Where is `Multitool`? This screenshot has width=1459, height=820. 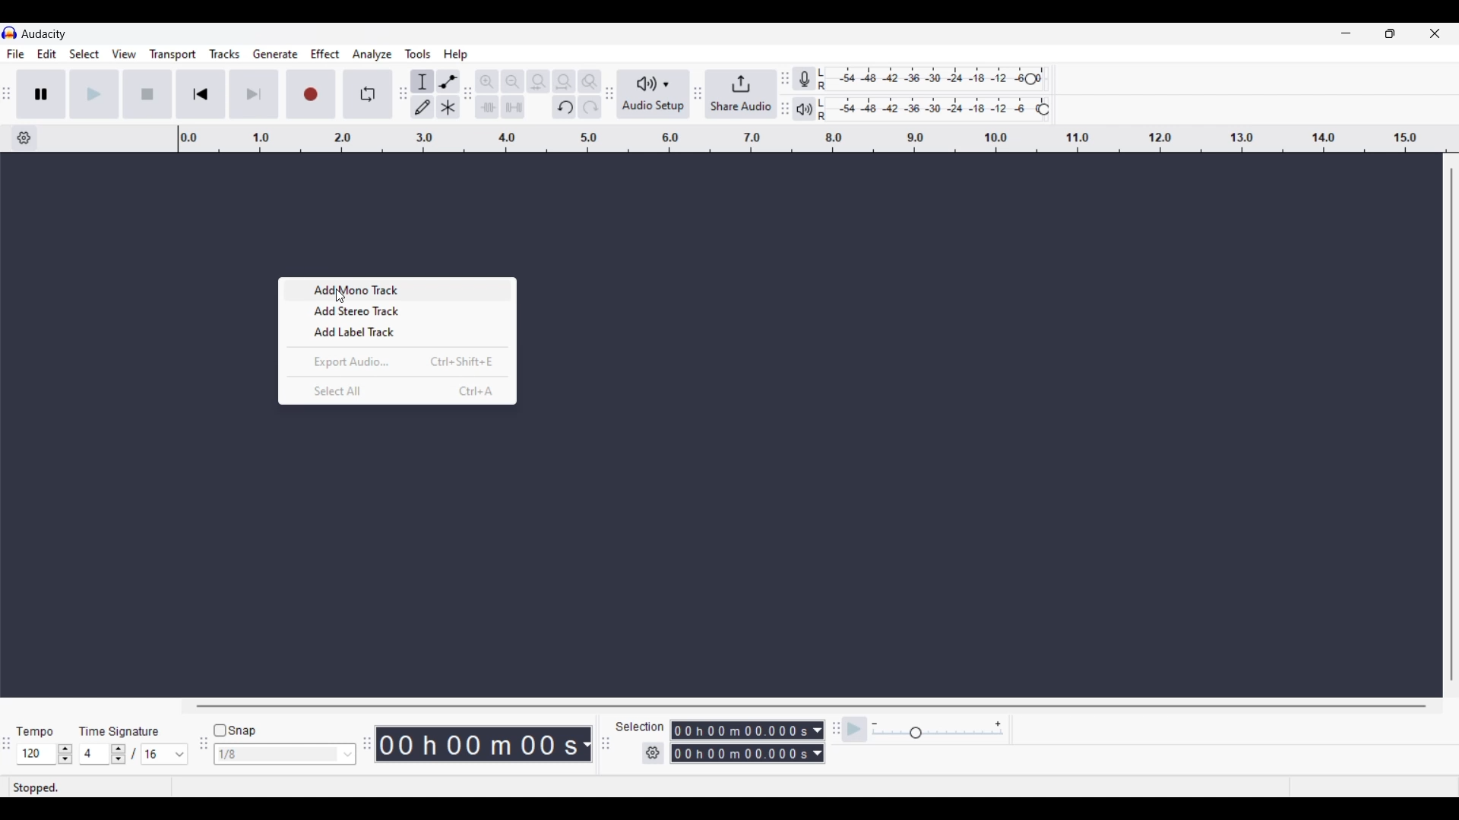
Multitool is located at coordinates (448, 108).